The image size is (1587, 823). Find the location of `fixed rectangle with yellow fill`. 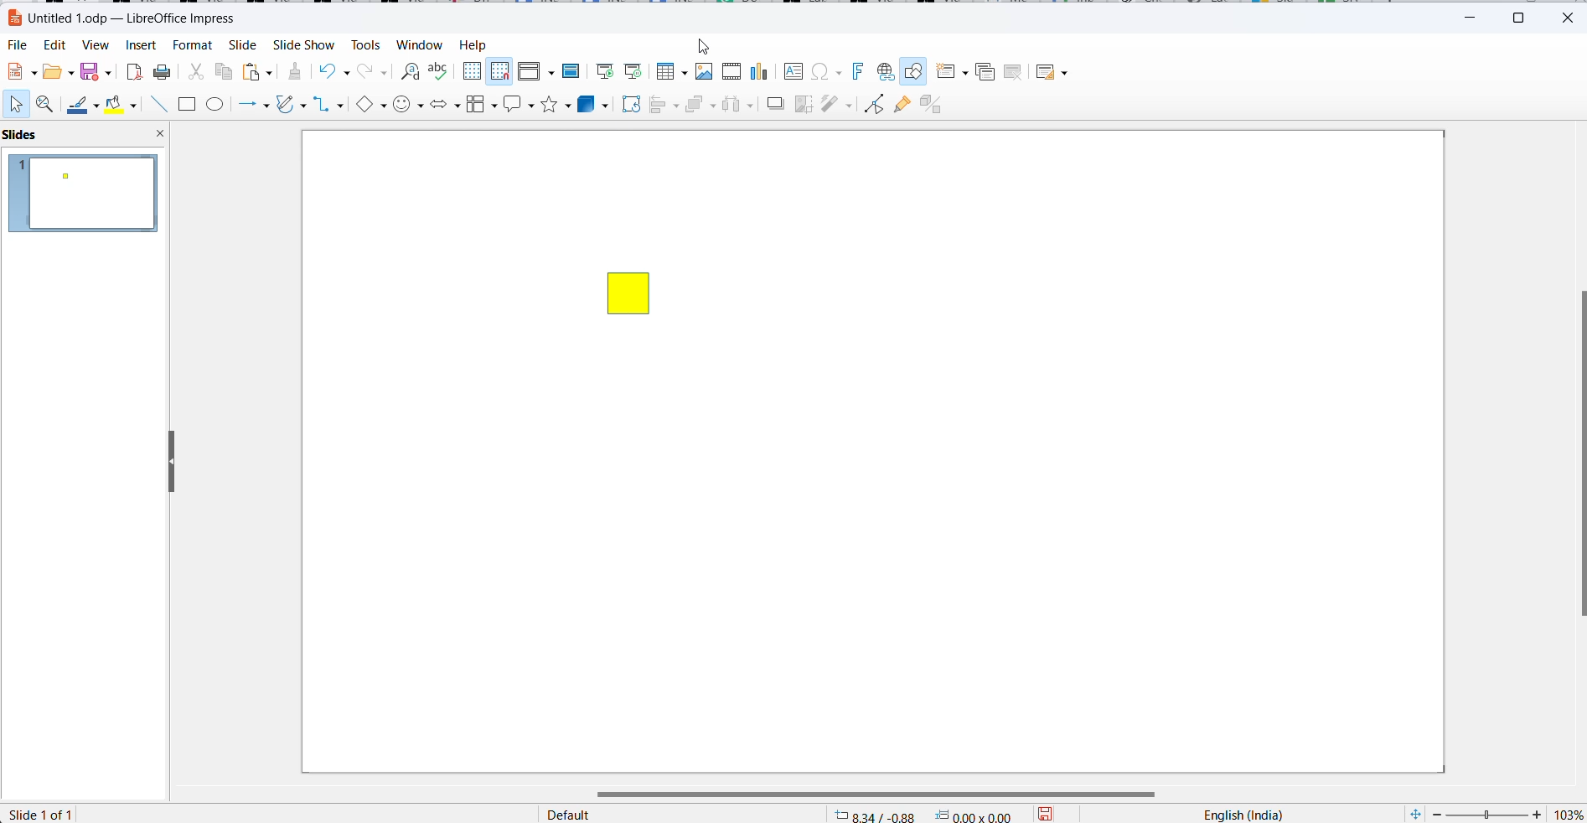

fixed rectangle with yellow fill is located at coordinates (627, 292).